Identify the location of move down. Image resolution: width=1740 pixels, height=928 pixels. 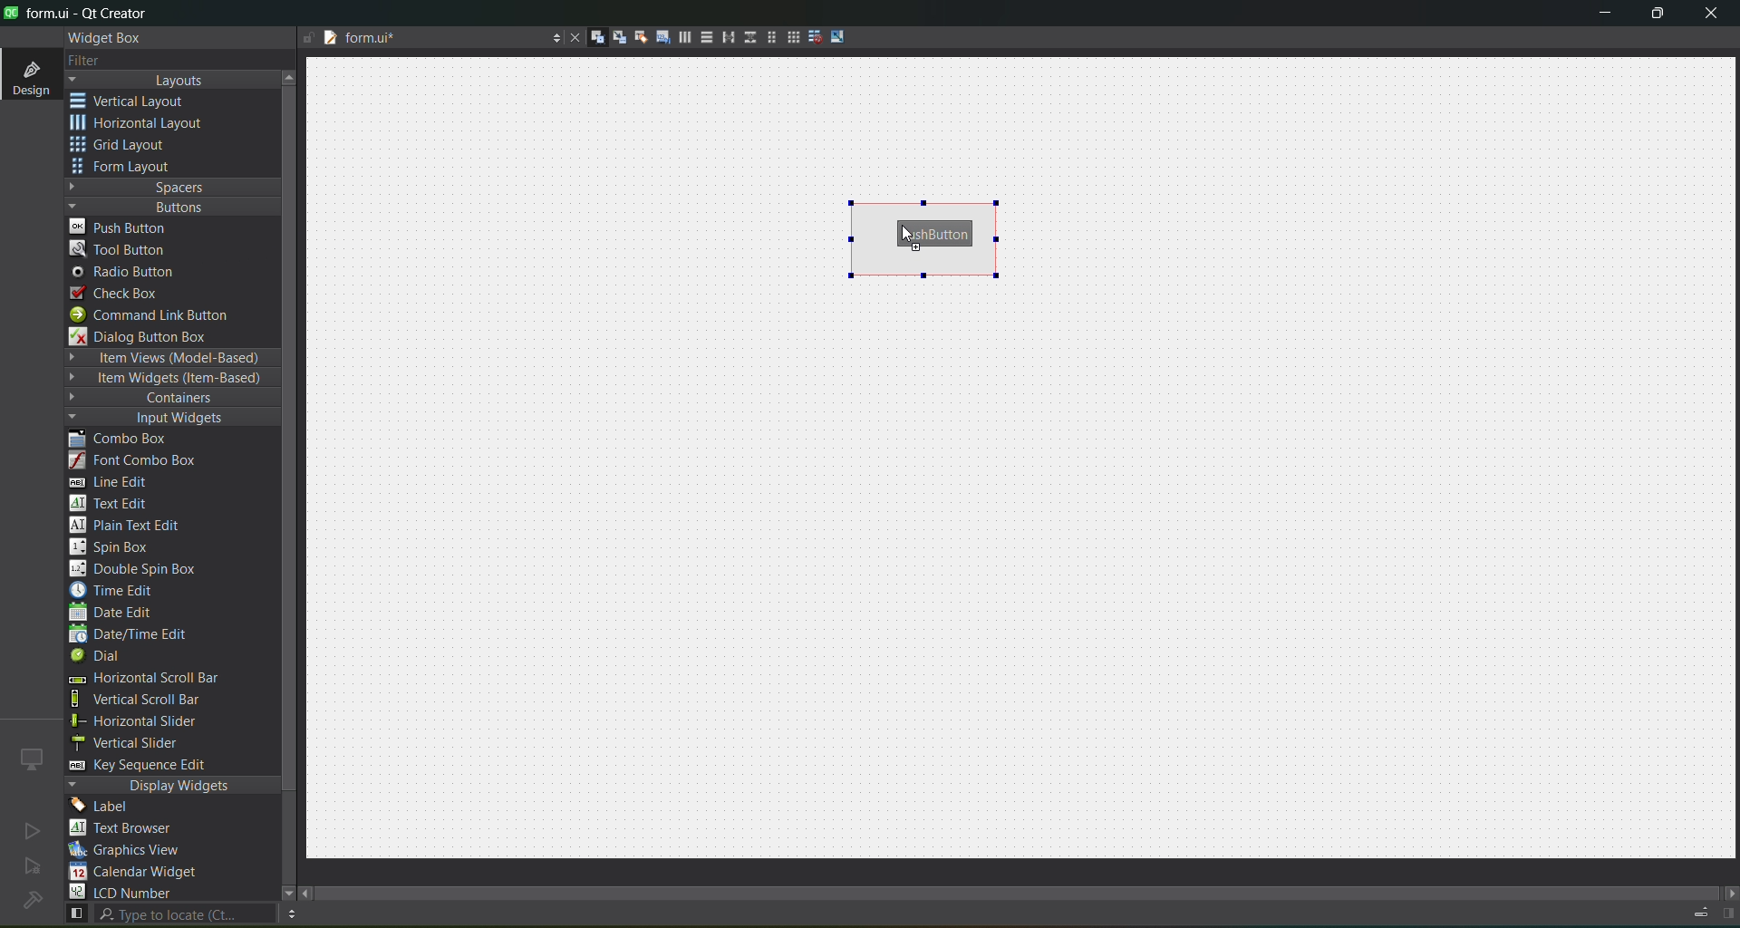
(279, 891).